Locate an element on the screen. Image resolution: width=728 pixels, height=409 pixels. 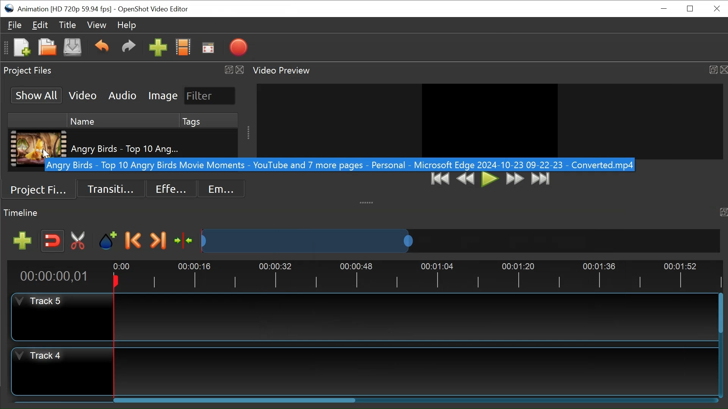
preview window is located at coordinates (493, 119).